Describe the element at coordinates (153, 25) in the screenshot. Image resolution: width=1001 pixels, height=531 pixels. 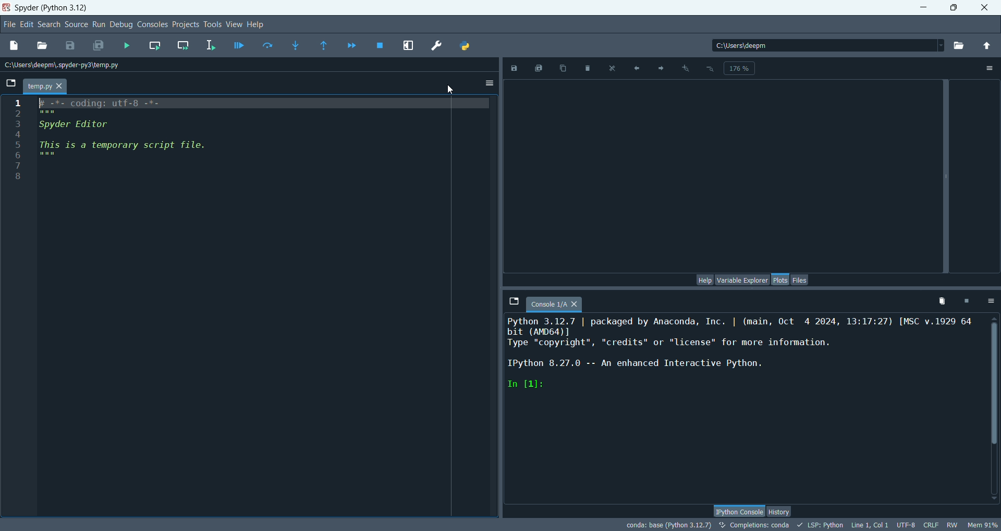
I see `consoles` at that location.